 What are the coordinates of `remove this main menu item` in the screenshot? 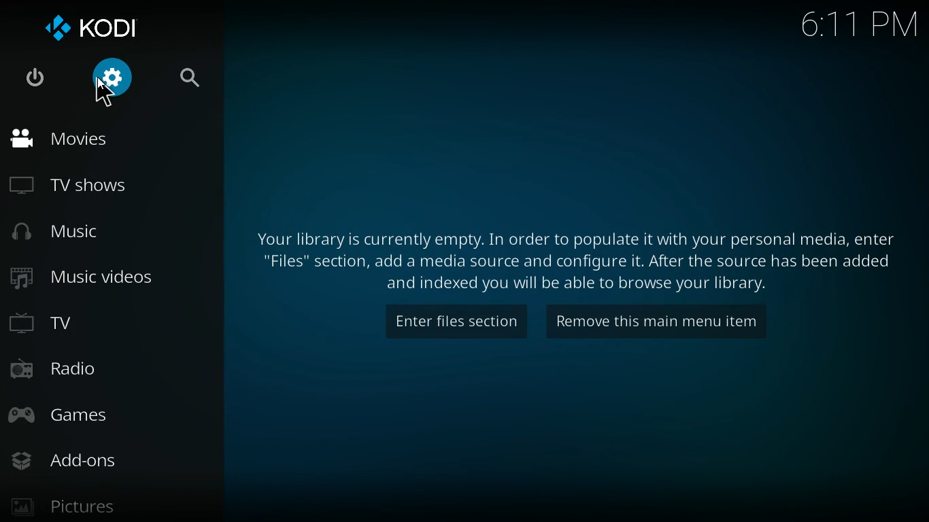 It's located at (668, 321).